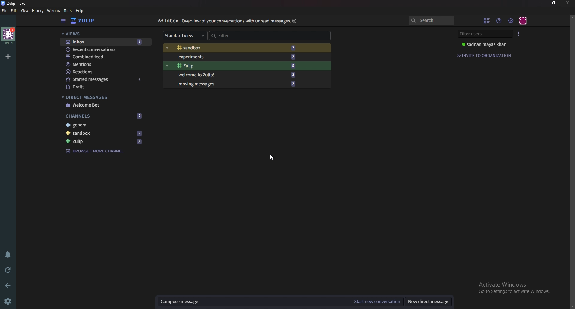 This screenshot has width=575, height=309. Describe the element at coordinates (53, 10) in the screenshot. I see `Window` at that location.